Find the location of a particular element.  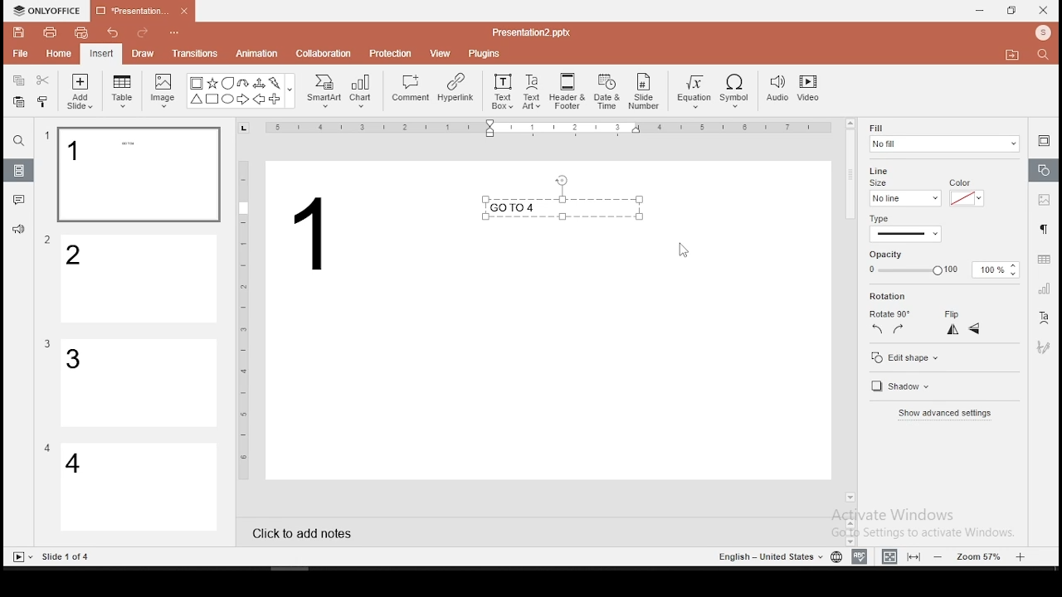

clone formatting is located at coordinates (43, 101).